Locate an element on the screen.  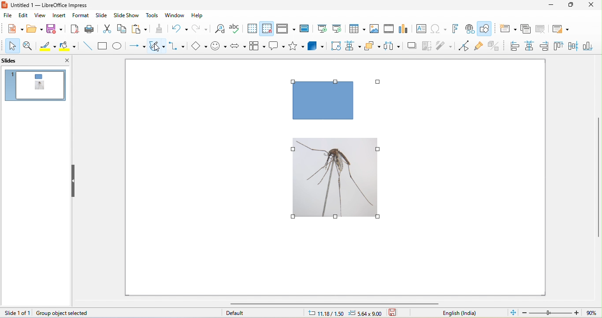
hyperlink is located at coordinates (471, 29).